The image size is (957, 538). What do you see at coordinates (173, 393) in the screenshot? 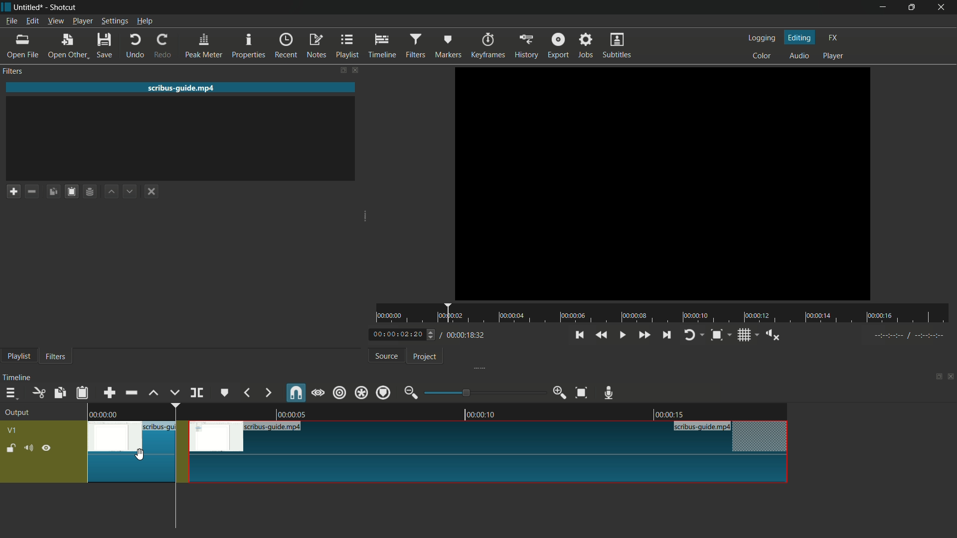
I see `overwrite` at bounding box center [173, 393].